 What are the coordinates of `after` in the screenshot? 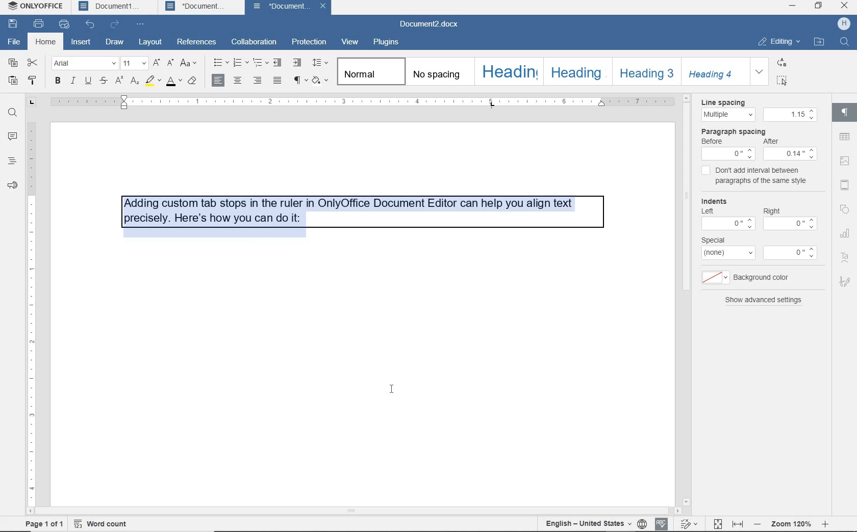 It's located at (777, 140).